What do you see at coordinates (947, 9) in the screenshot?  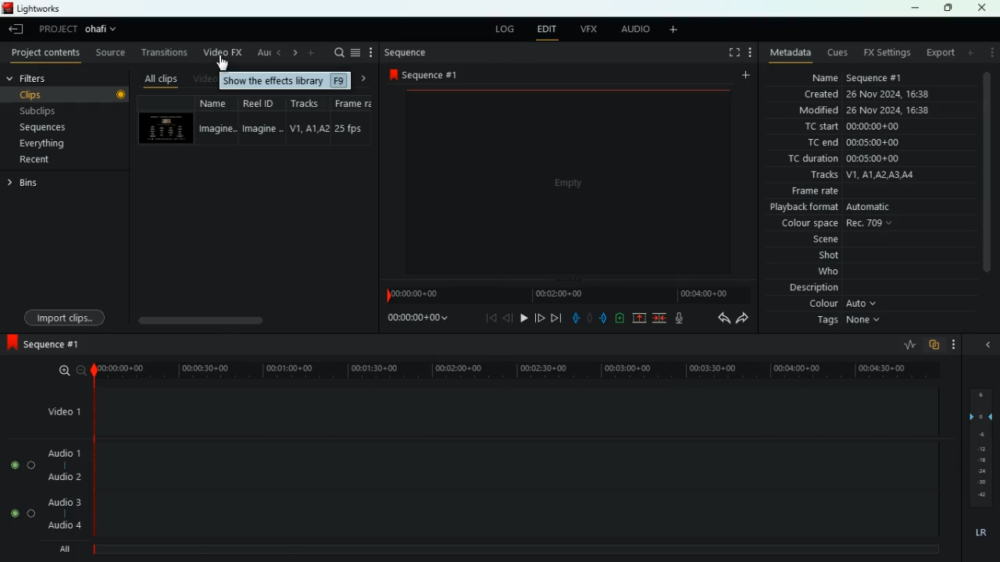 I see `maximize` at bounding box center [947, 9].